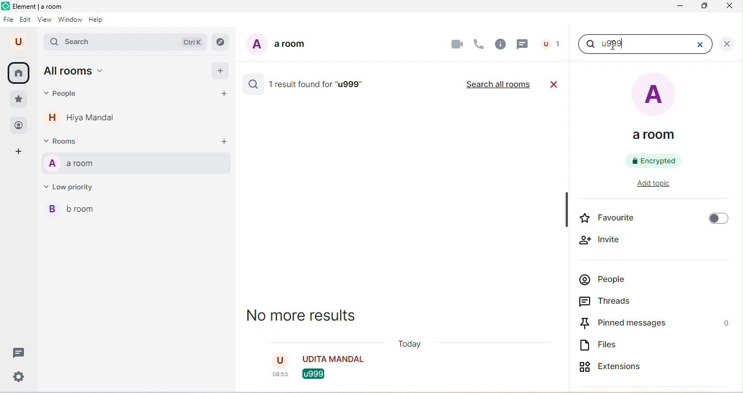 The height and width of the screenshot is (393, 743). Describe the element at coordinates (17, 352) in the screenshot. I see `threads` at that location.